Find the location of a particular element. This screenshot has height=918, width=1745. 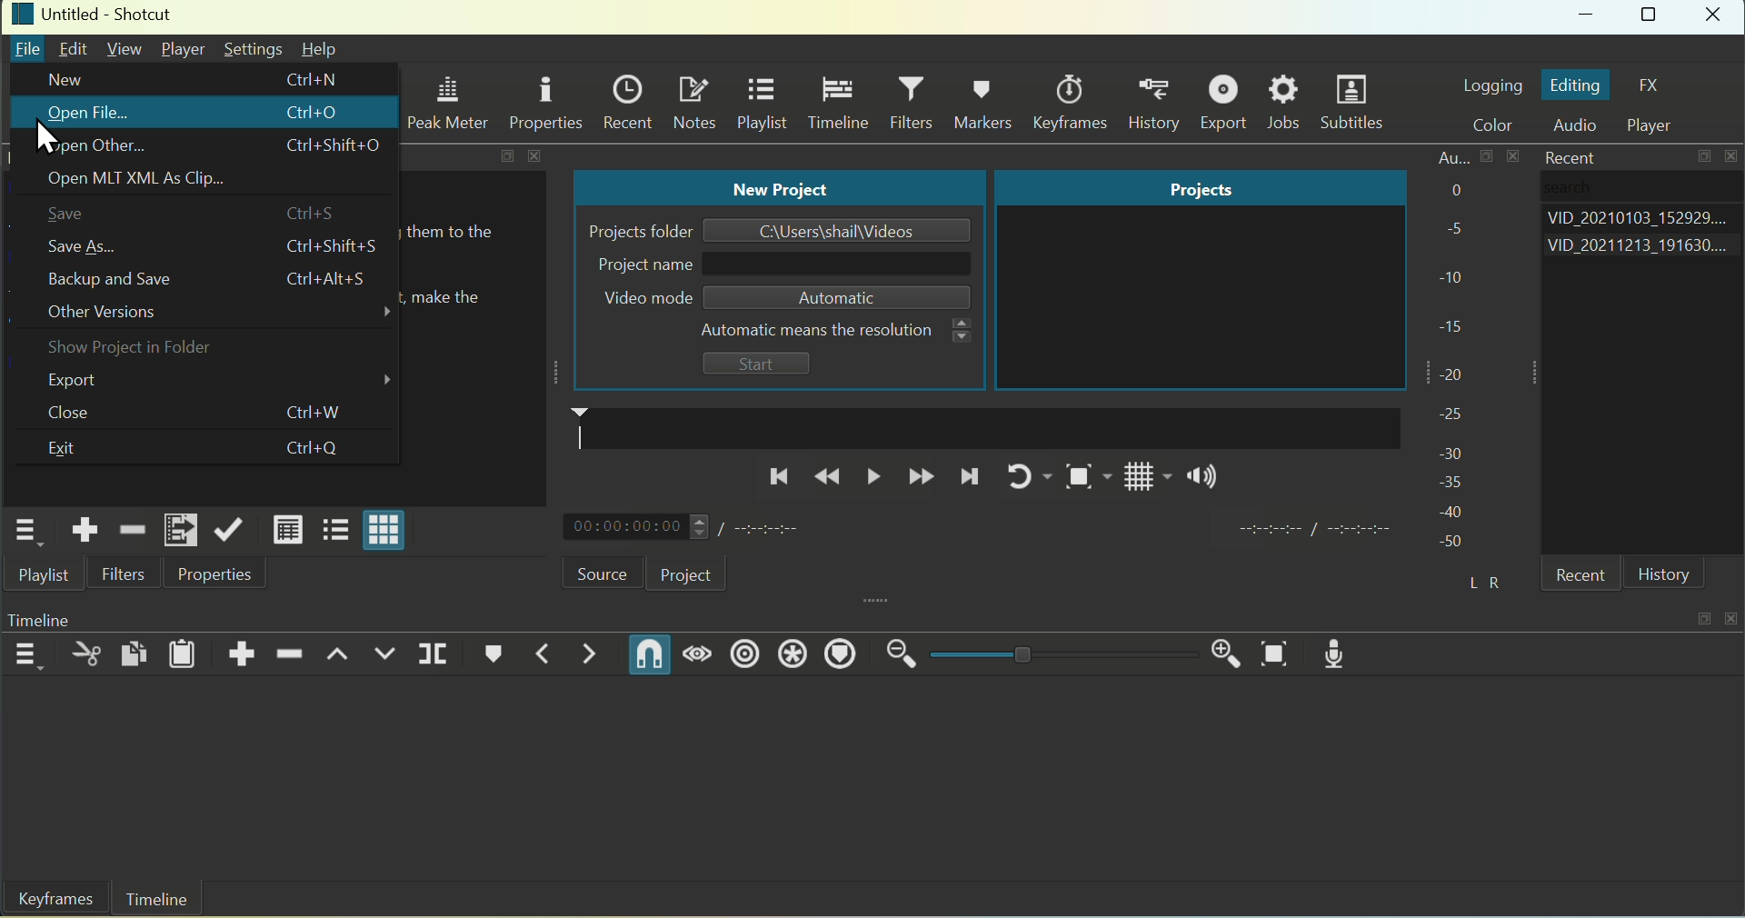

Peak Meter is located at coordinates (452, 105).